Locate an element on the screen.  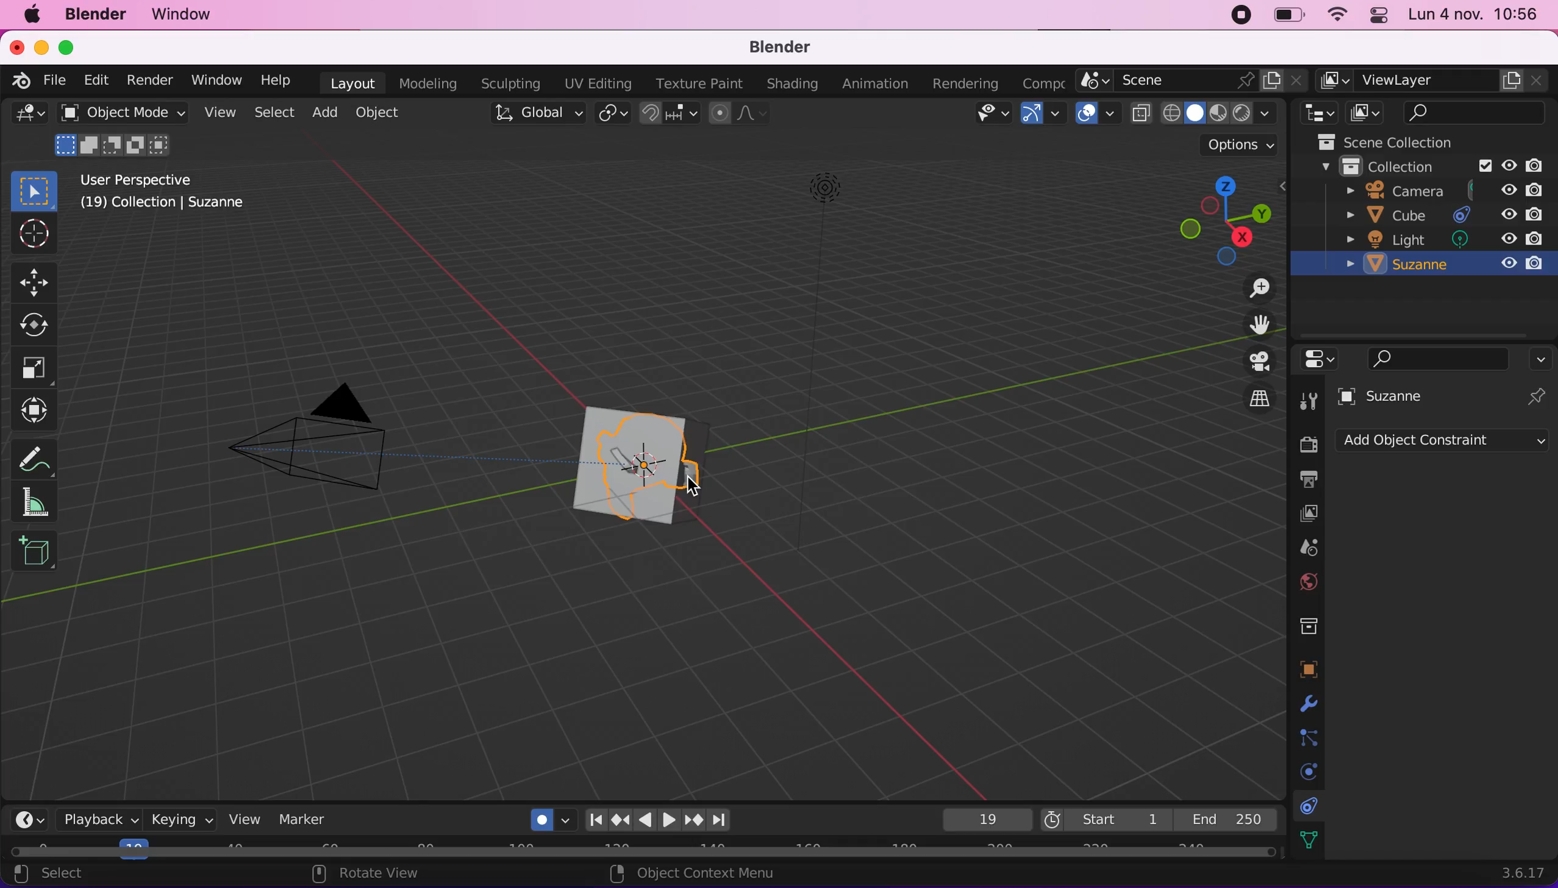
keying is located at coordinates (182, 823).